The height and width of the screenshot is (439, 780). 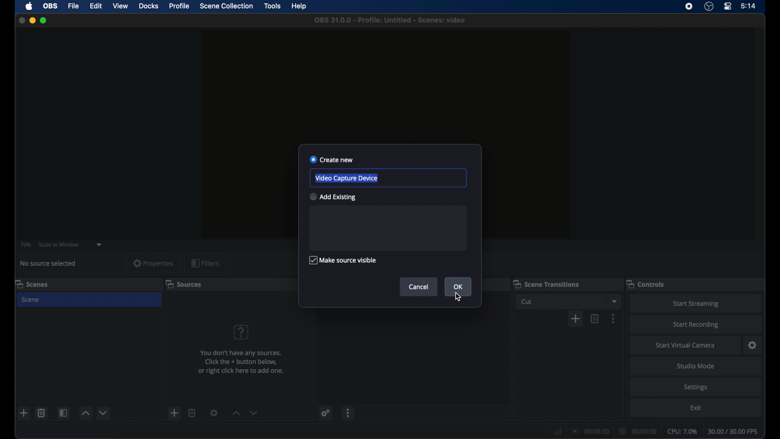 What do you see at coordinates (104, 413) in the screenshot?
I see `decrement` at bounding box center [104, 413].